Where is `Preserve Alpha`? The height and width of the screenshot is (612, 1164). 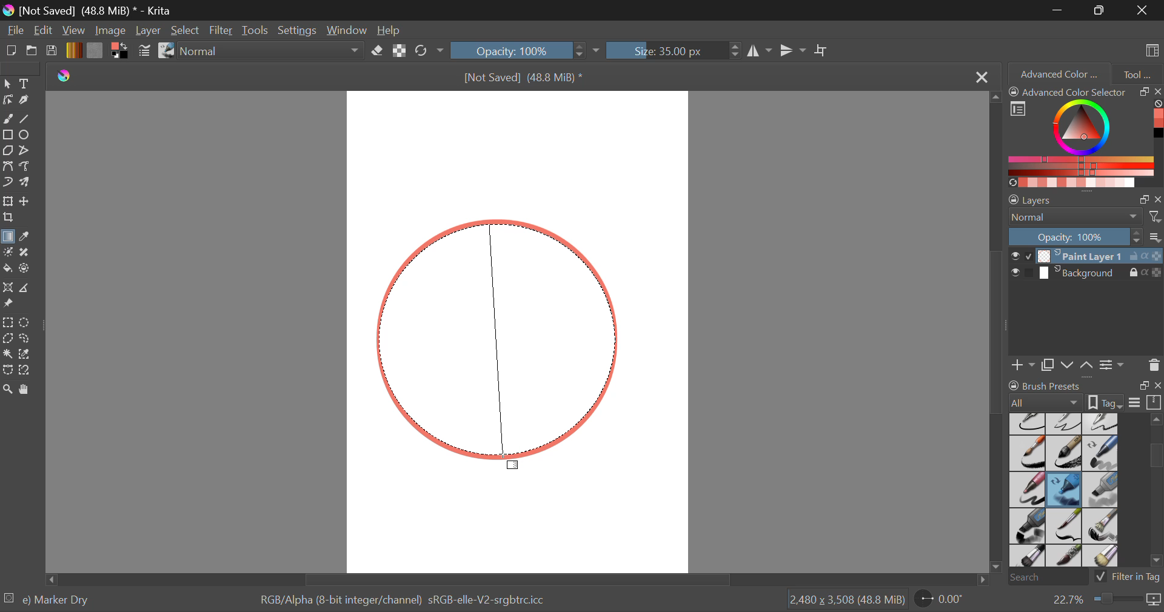 Preserve Alpha is located at coordinates (399, 51).